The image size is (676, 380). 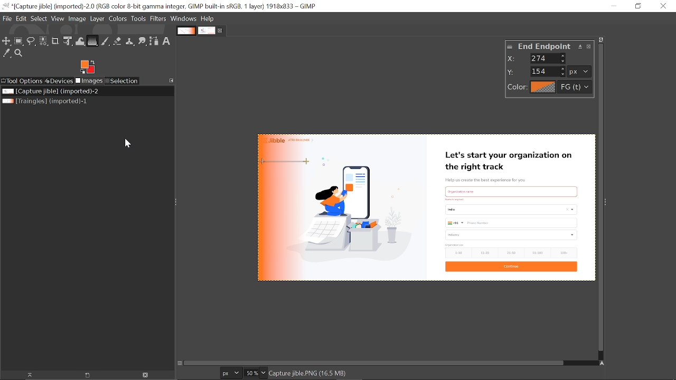 I want to click on Free select tool, so click(x=32, y=42).